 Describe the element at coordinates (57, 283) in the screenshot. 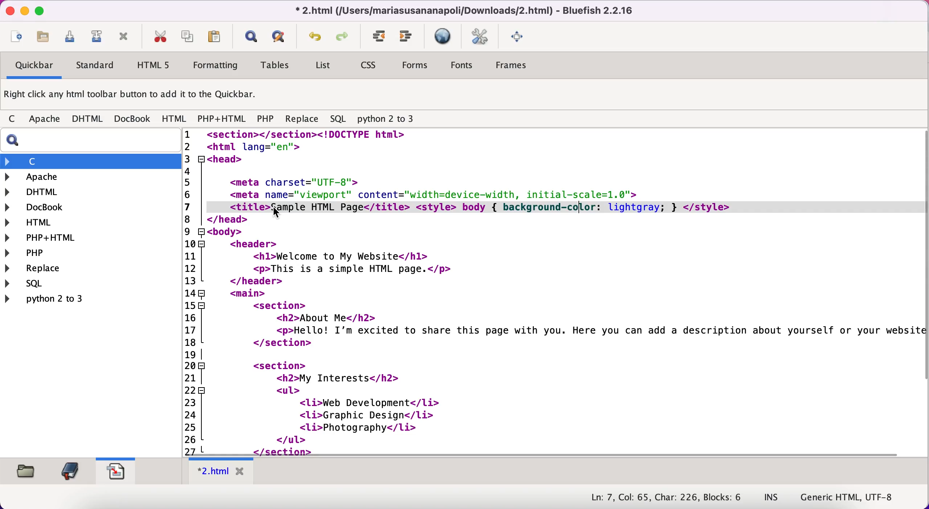

I see `sql` at that location.